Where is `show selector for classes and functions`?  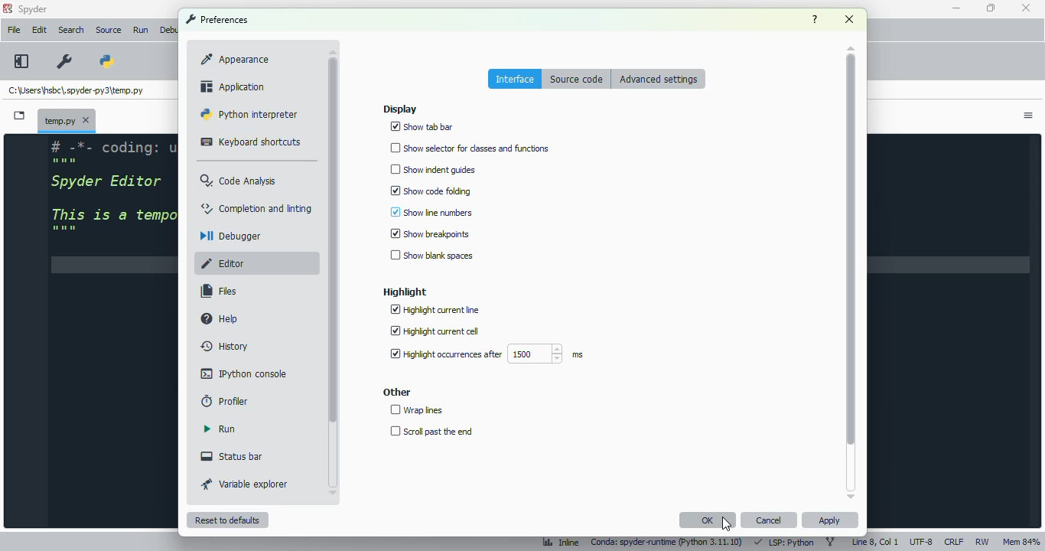
show selector for classes and functions is located at coordinates (470, 148).